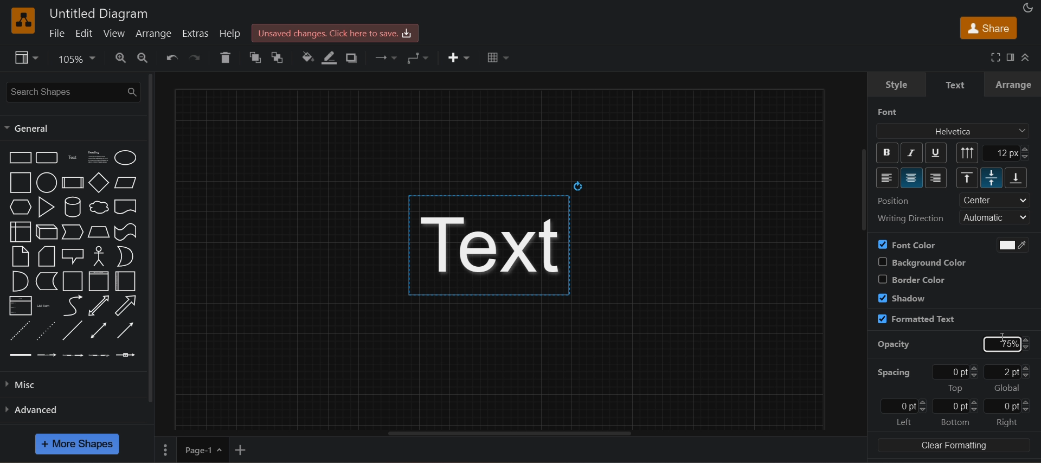 This screenshot has width=1041, height=463. What do you see at coordinates (127, 306) in the screenshot?
I see `arrow` at bounding box center [127, 306].